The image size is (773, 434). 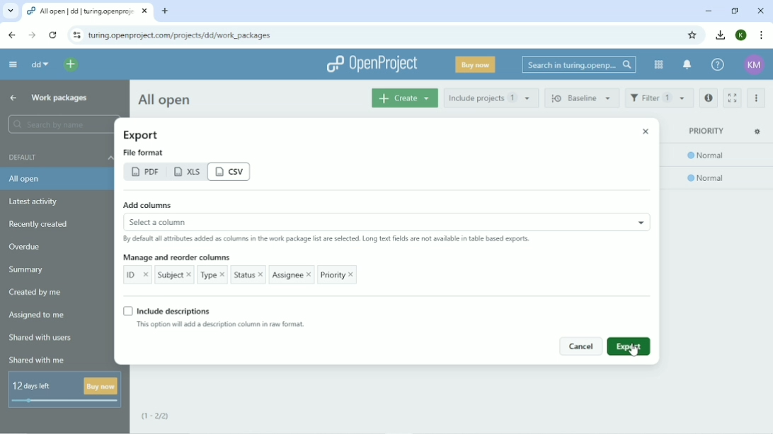 What do you see at coordinates (659, 98) in the screenshot?
I see `Filter 1` at bounding box center [659, 98].